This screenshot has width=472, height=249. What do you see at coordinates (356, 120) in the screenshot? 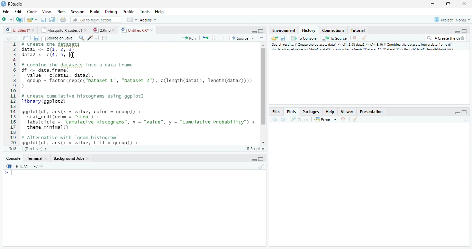
I see `Clear console` at bounding box center [356, 120].